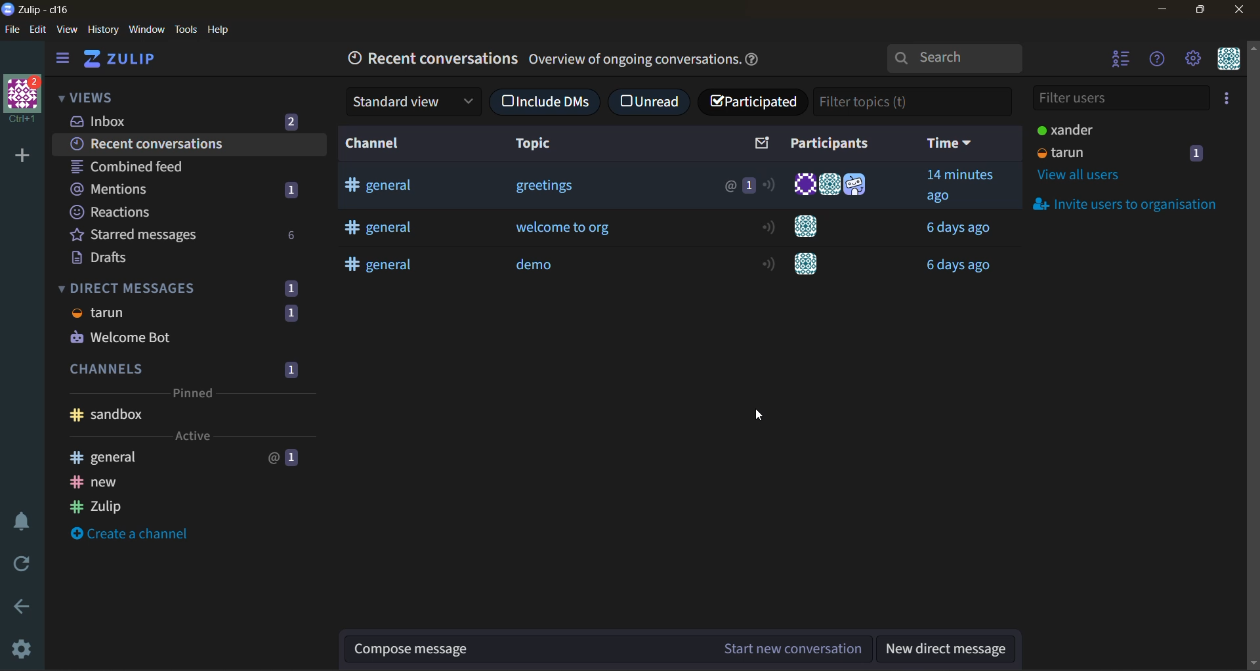 This screenshot has height=671, width=1260. Describe the element at coordinates (373, 146) in the screenshot. I see `channel` at that location.